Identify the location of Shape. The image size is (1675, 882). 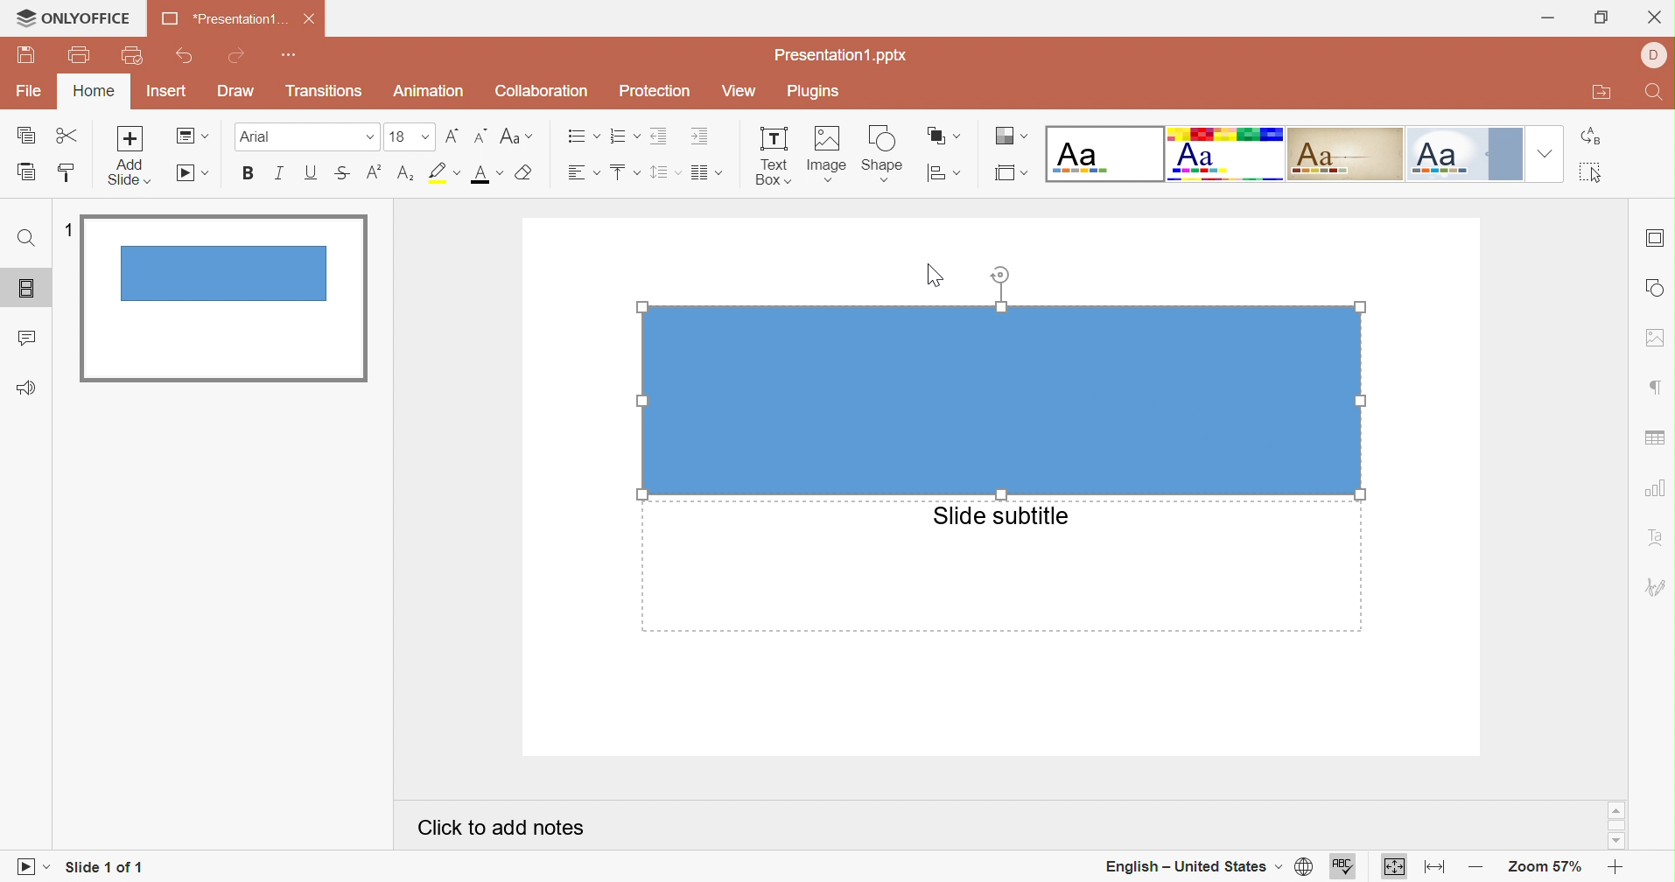
(881, 156).